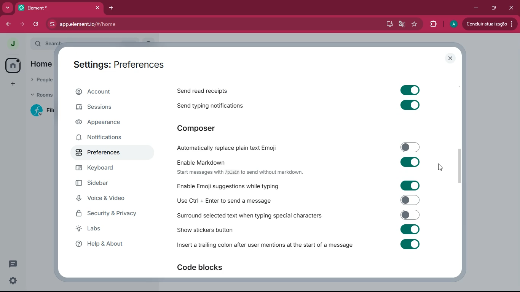  Describe the element at coordinates (227, 148) in the screenshot. I see `automatically replace` at that location.